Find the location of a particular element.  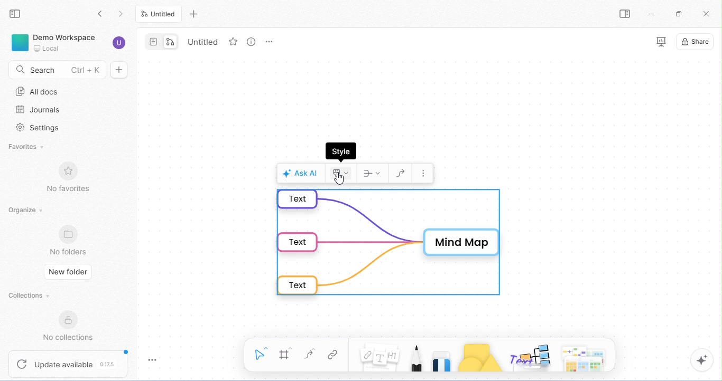

note is located at coordinates (378, 355).